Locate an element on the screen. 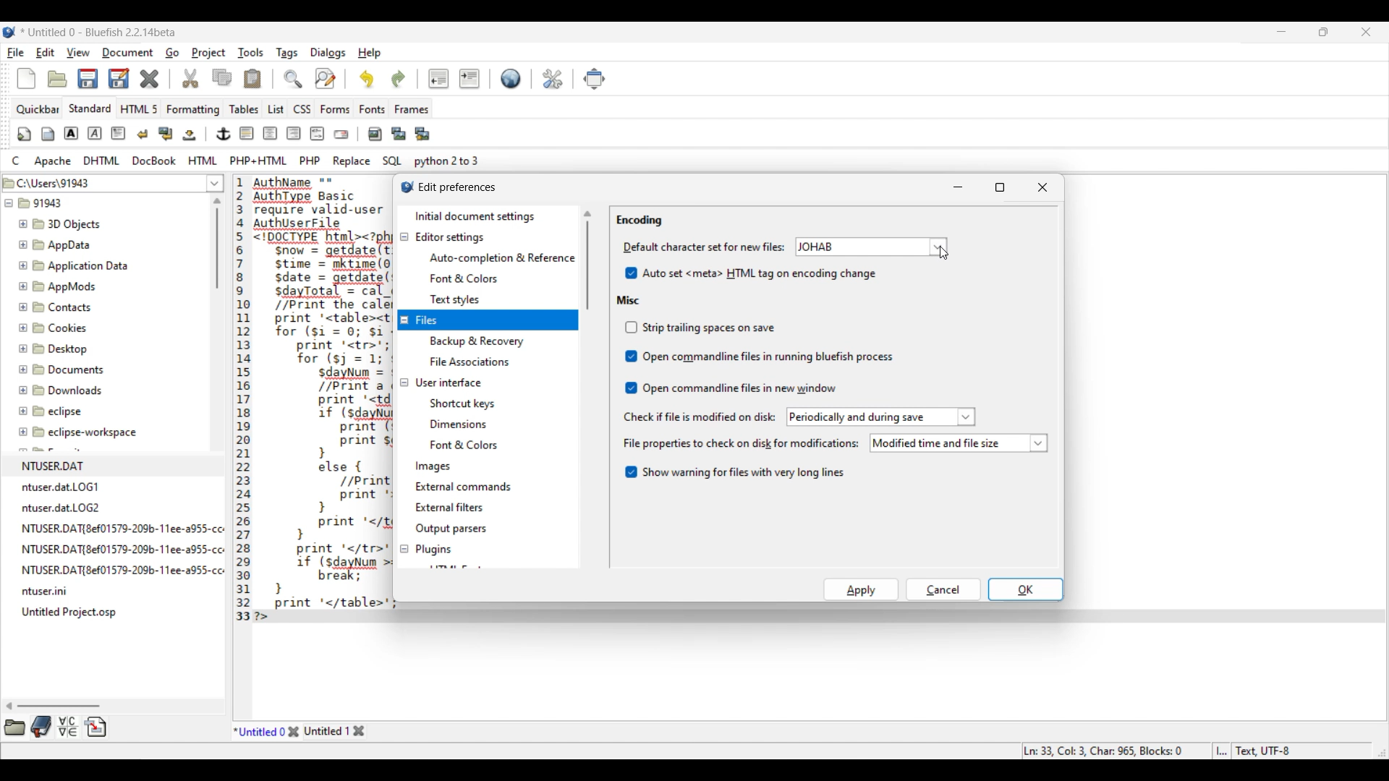 Image resolution: width=1389 pixels, height=781 pixels. Search and replace is located at coordinates (310, 78).